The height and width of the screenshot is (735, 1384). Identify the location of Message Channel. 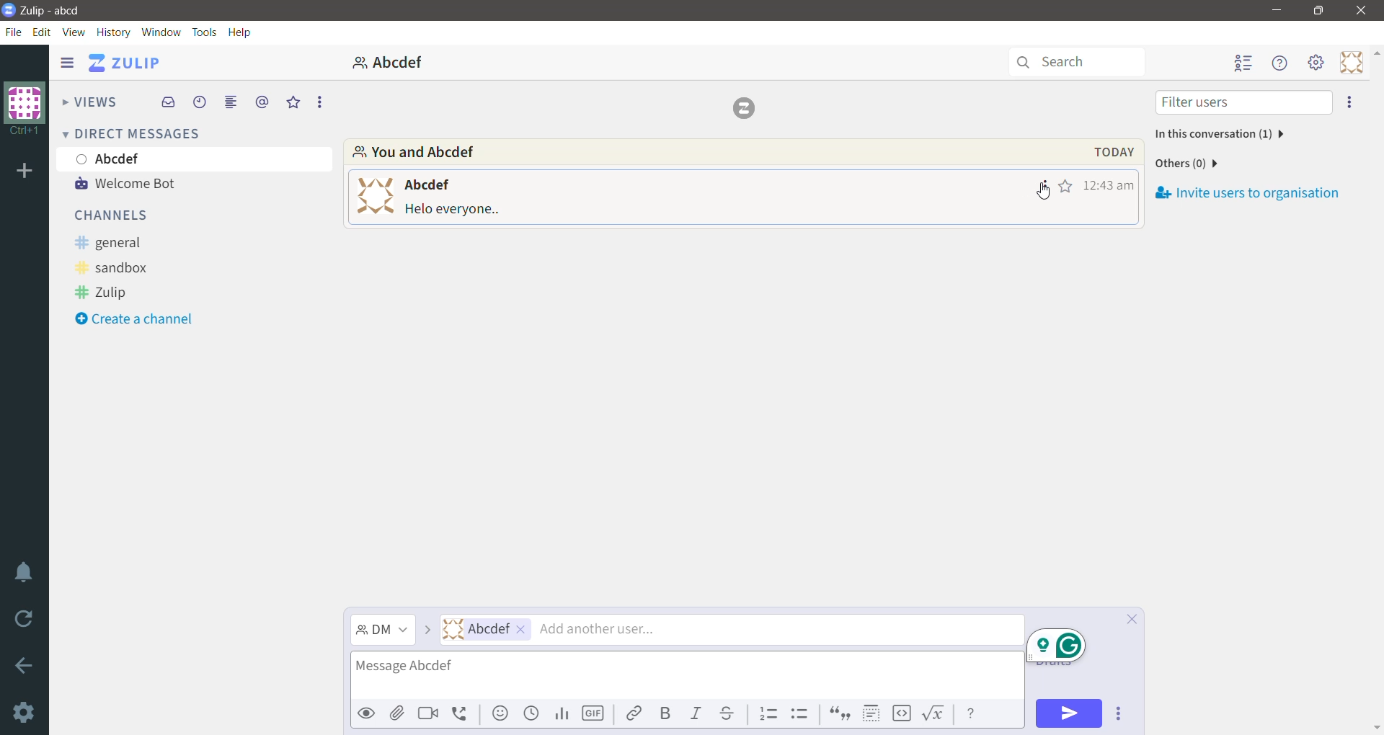
(383, 631).